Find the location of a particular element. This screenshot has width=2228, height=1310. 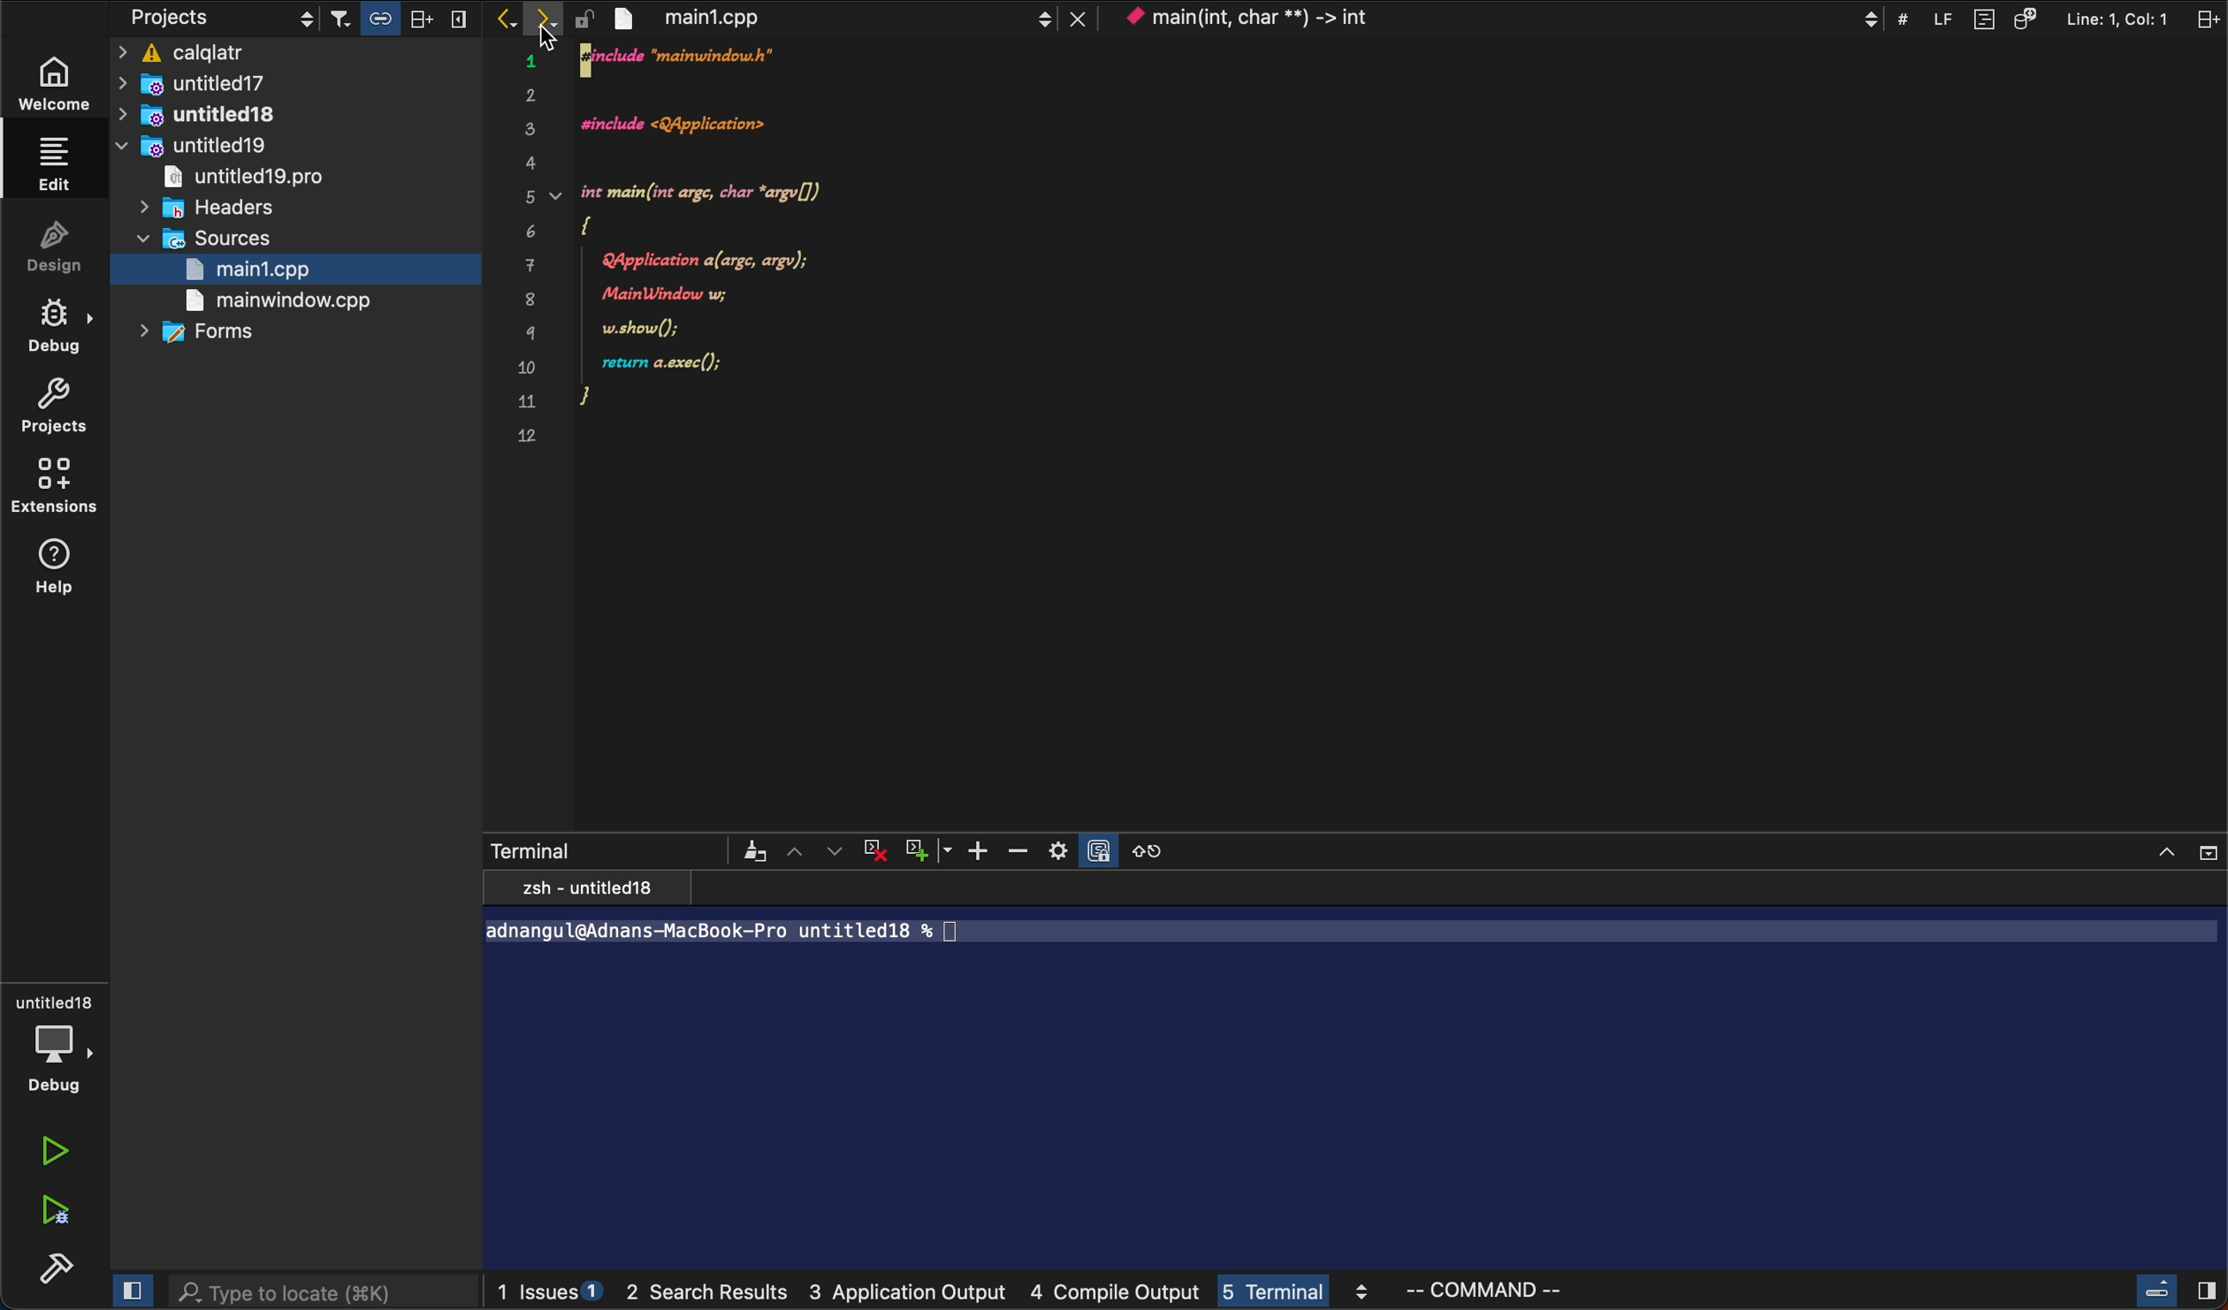

Terminal is located at coordinates (548, 849).